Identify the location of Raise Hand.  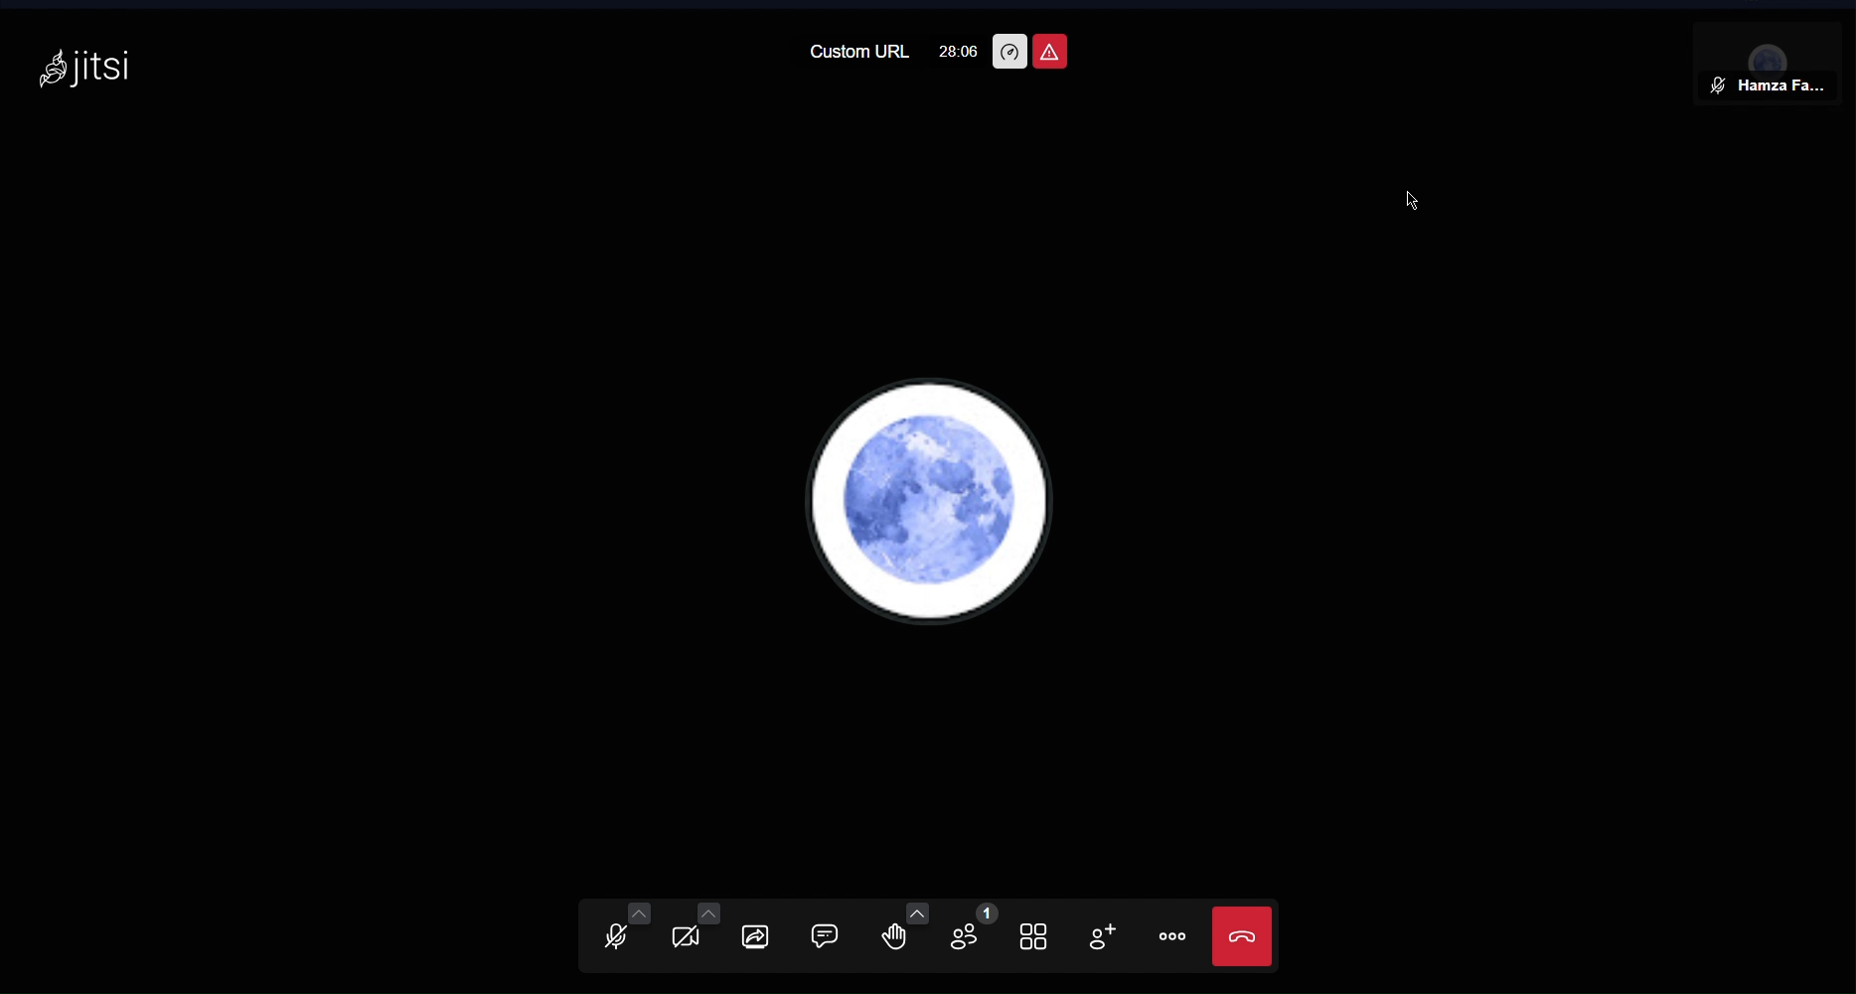
(904, 934).